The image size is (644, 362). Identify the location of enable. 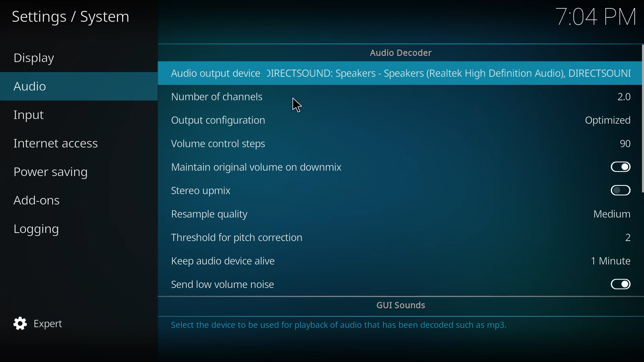
(621, 190).